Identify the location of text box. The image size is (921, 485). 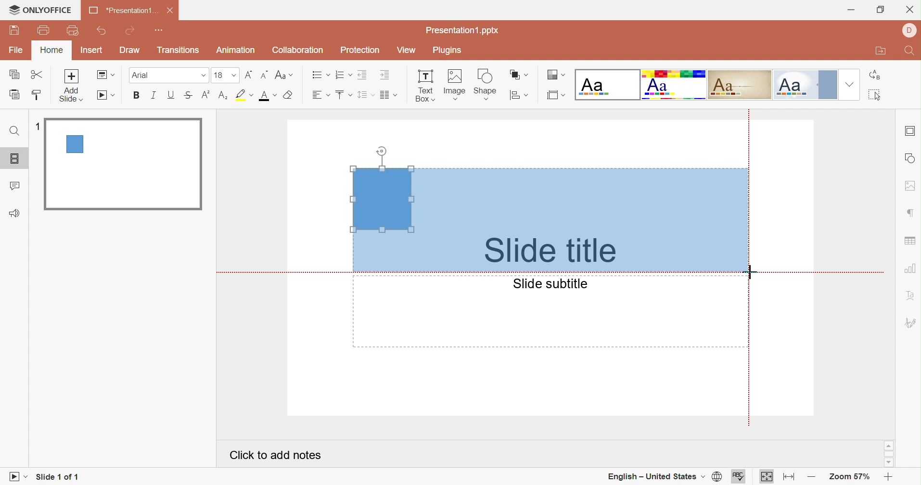
(382, 199).